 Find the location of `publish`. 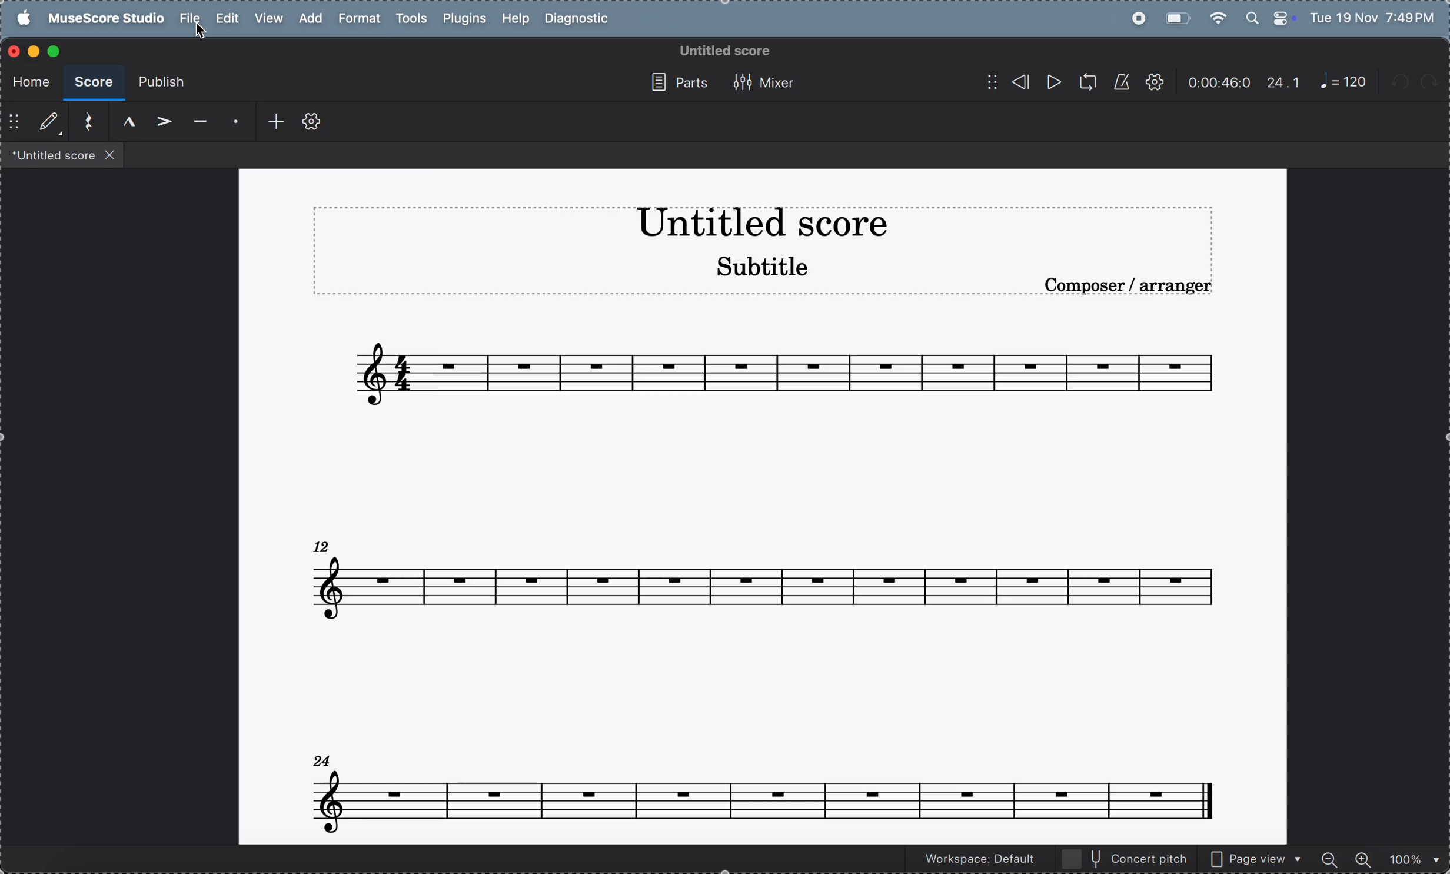

publish is located at coordinates (161, 83).